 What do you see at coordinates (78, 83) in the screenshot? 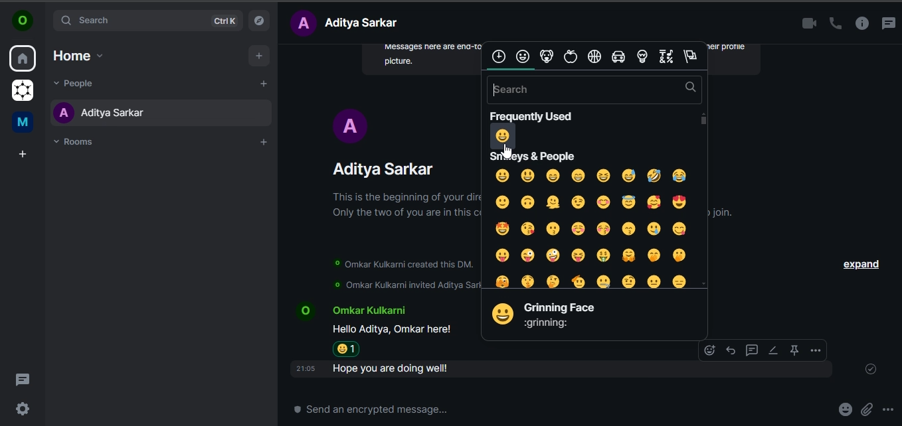
I see `people` at bounding box center [78, 83].